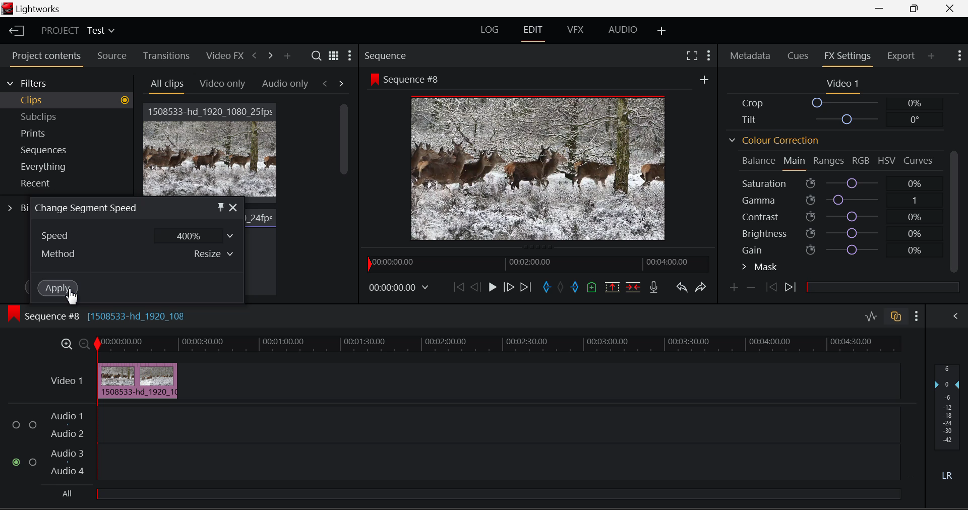  Describe the element at coordinates (562, 286) in the screenshot. I see `Remove All Marks` at that location.